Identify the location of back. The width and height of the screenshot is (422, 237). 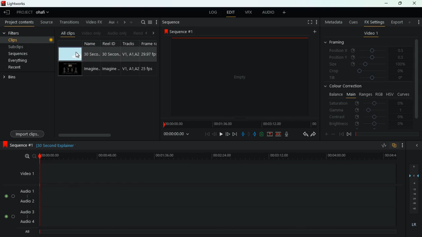
(117, 22).